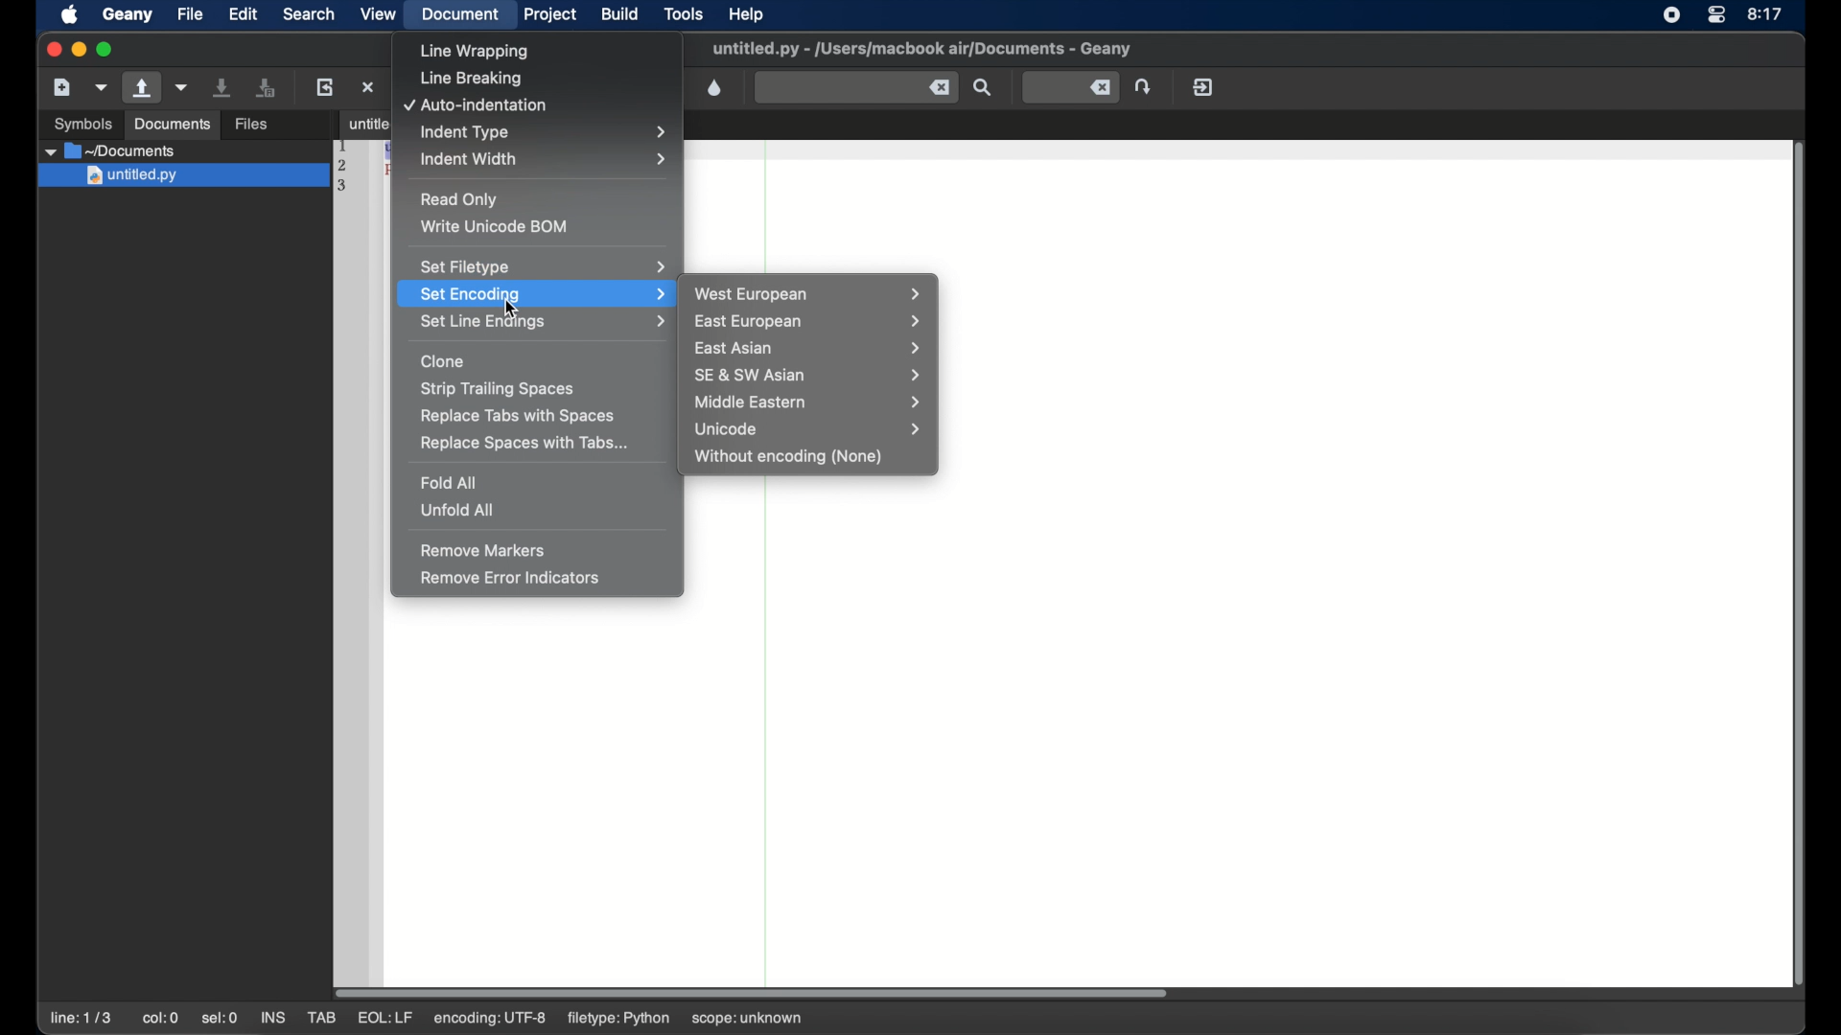  I want to click on line wrapping, so click(477, 52).